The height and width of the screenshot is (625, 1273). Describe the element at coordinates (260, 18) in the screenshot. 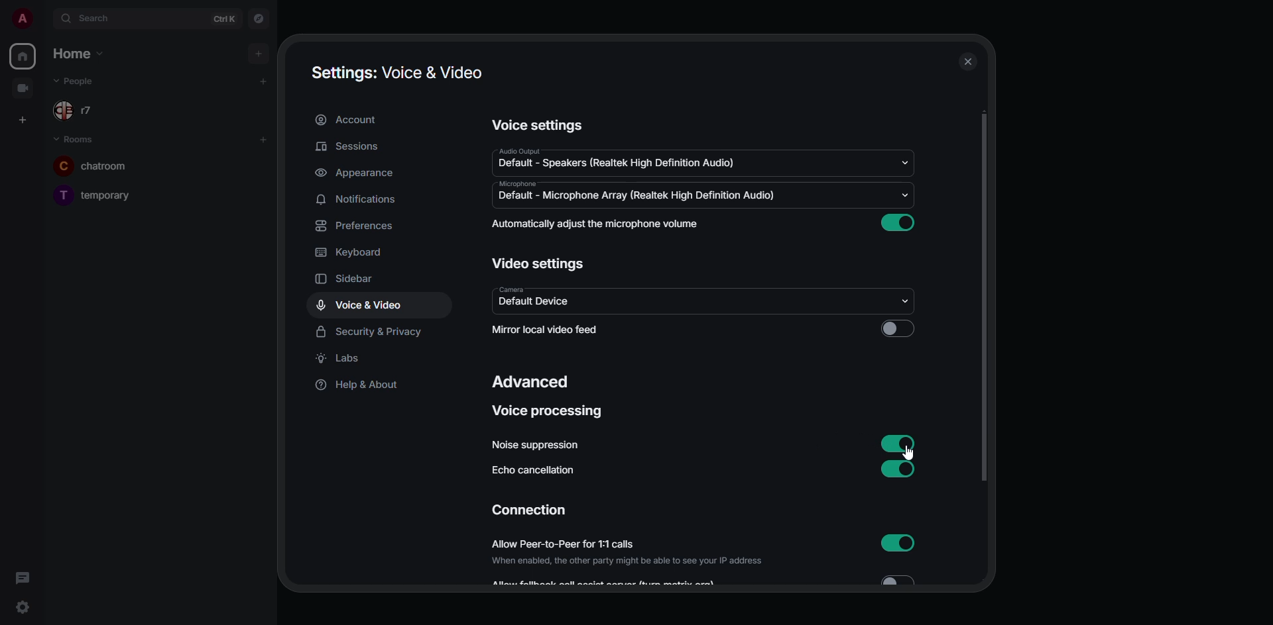

I see `navigator` at that location.